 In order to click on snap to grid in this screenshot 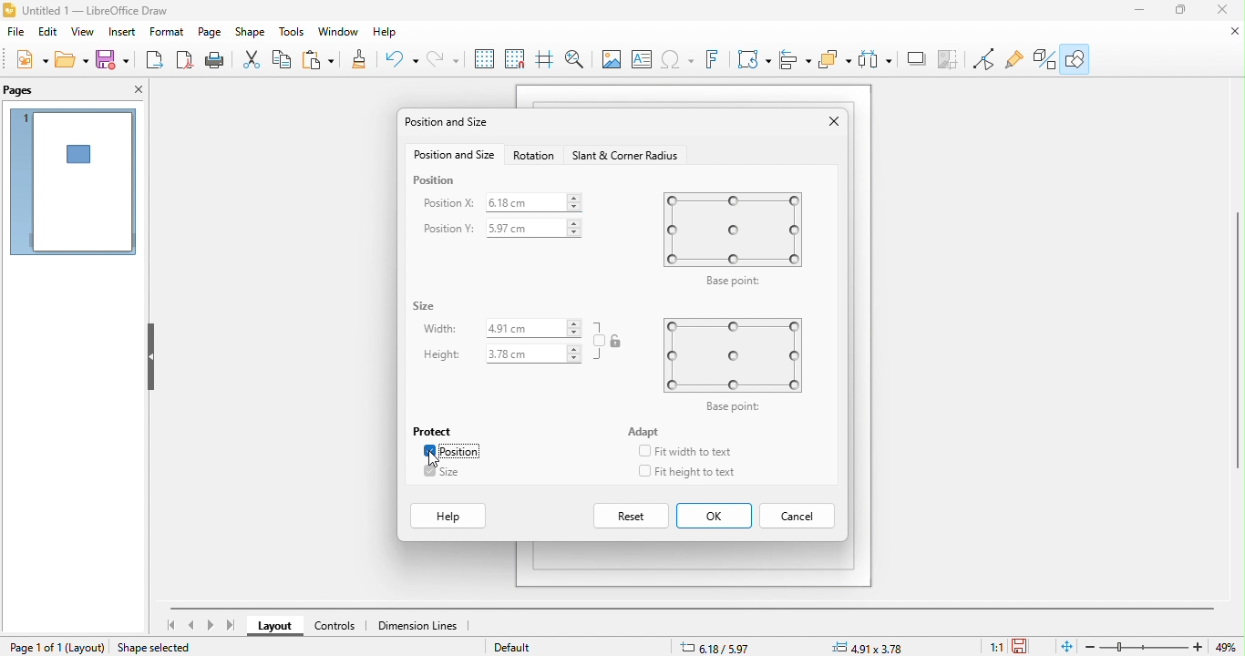, I will do `click(519, 60)`.